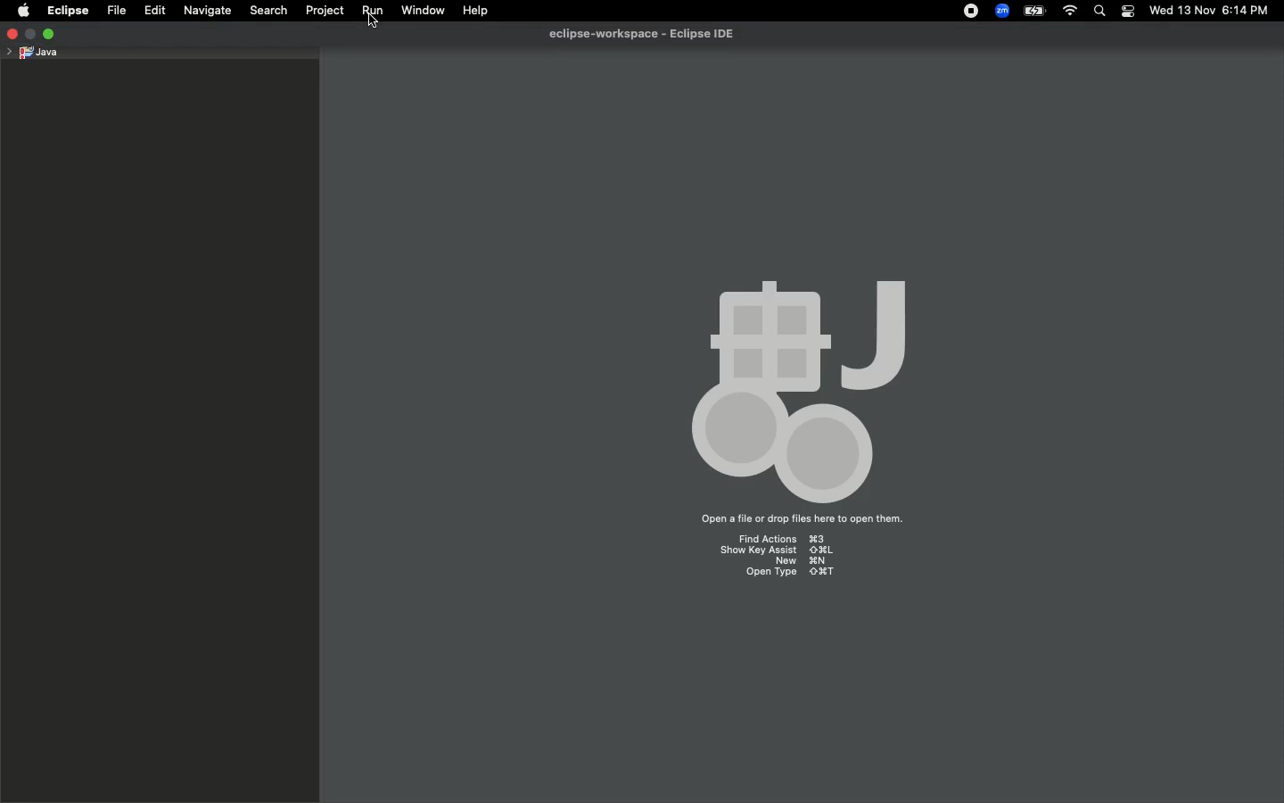 The width and height of the screenshot is (1284, 803). I want to click on Open a file or drop files here, so click(794, 521).